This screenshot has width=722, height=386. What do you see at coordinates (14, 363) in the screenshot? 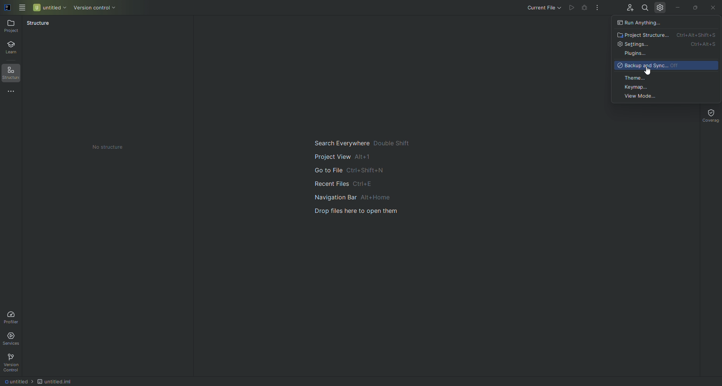
I see `Version Control` at bounding box center [14, 363].